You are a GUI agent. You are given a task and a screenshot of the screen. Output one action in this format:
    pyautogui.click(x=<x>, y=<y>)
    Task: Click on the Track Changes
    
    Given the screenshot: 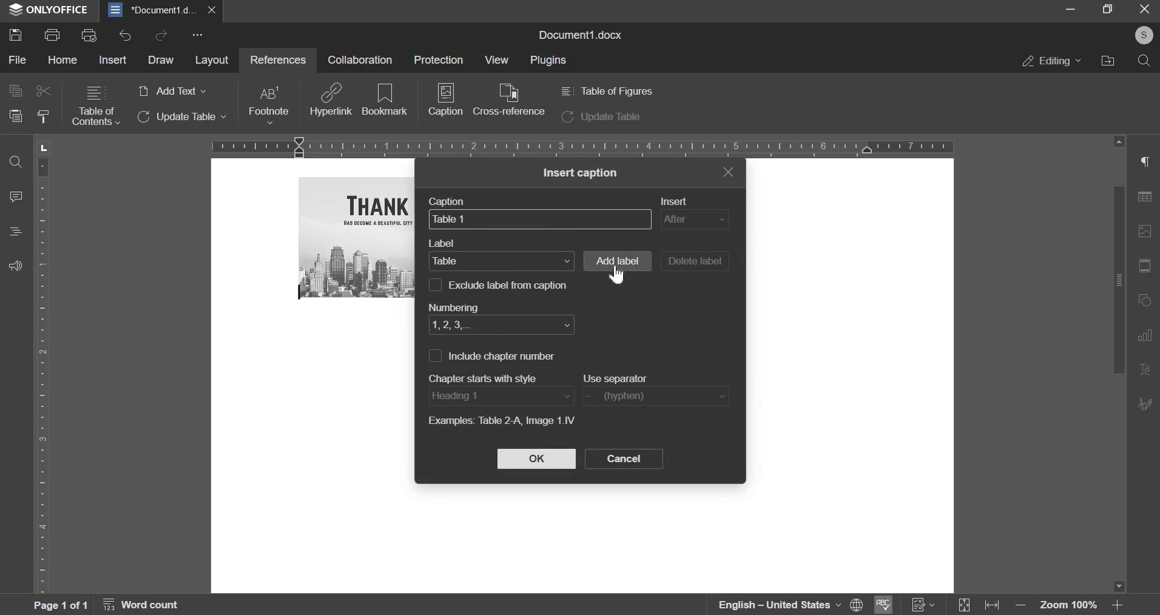 What is the action you would take?
    pyautogui.click(x=923, y=605)
    